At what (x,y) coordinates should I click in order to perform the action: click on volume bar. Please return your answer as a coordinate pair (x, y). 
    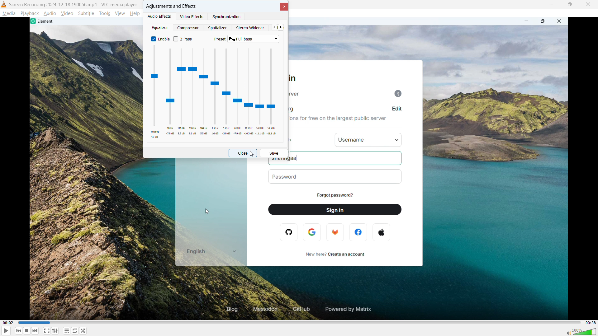
    Looking at the image, I should click on (580, 331).